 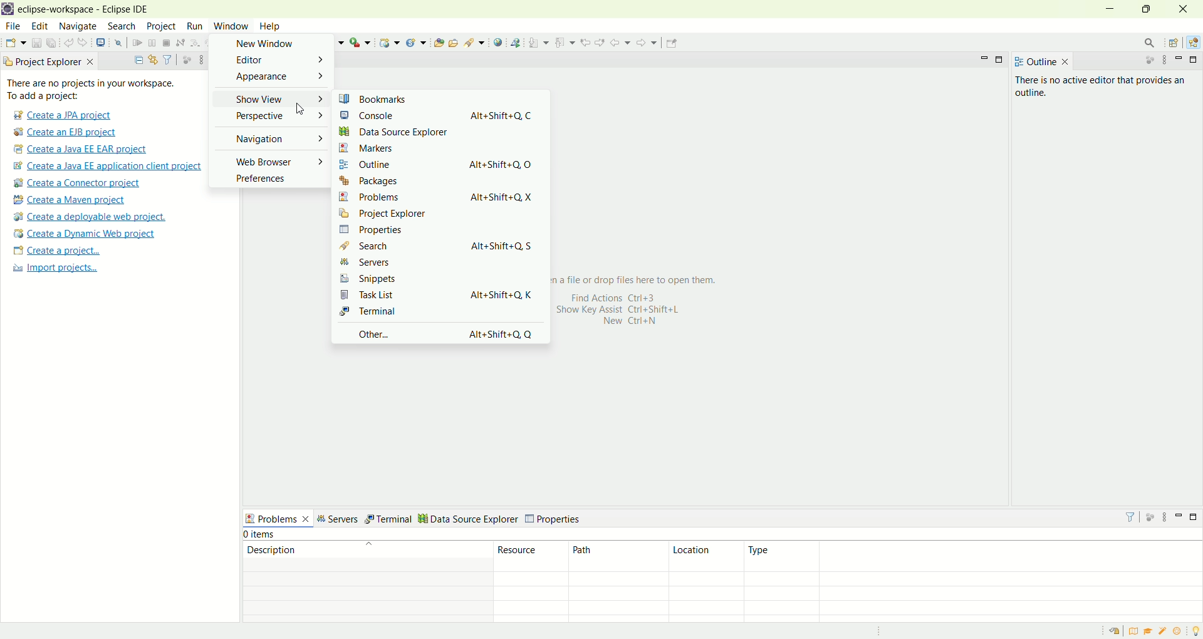 What do you see at coordinates (365, 549) in the screenshot?
I see `description` at bounding box center [365, 549].